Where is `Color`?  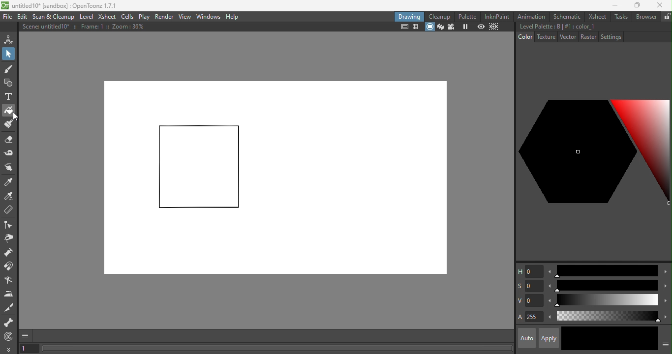
Color is located at coordinates (525, 36).